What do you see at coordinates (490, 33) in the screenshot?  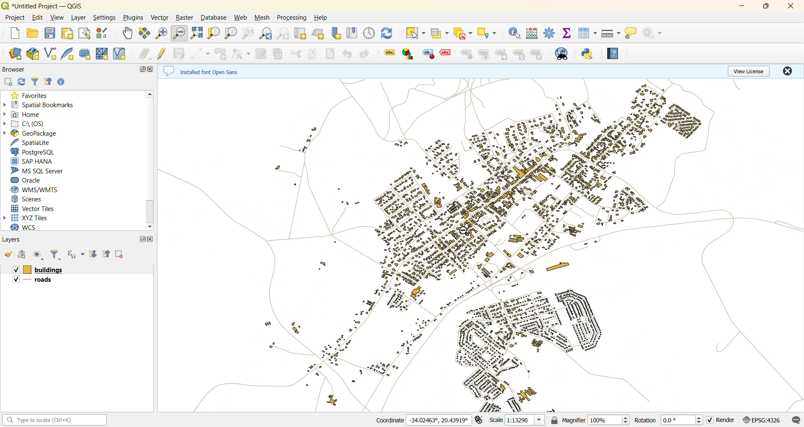 I see `select location` at bounding box center [490, 33].